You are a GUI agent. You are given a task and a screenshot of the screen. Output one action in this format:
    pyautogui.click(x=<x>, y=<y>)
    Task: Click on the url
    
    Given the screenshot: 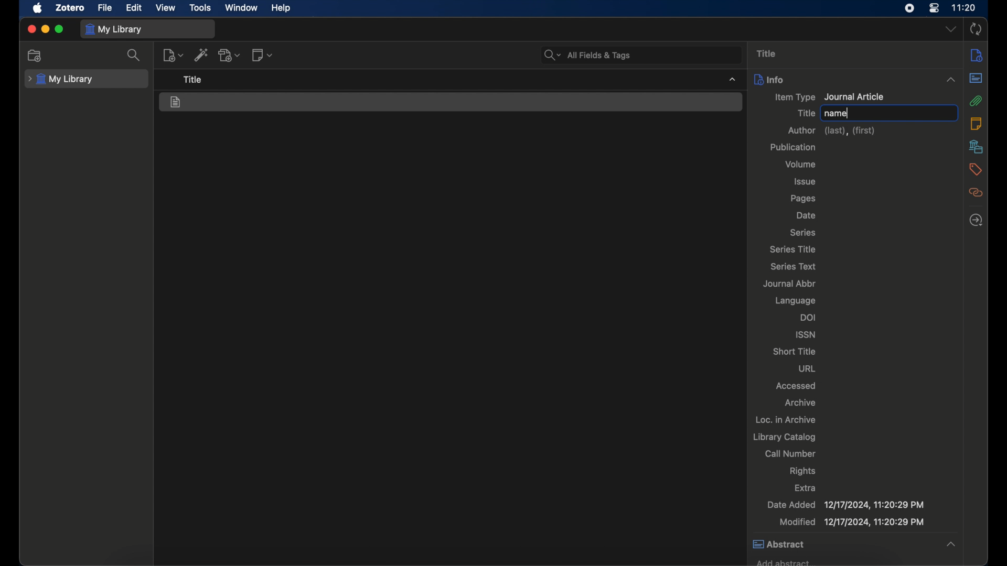 What is the action you would take?
    pyautogui.click(x=808, y=368)
    